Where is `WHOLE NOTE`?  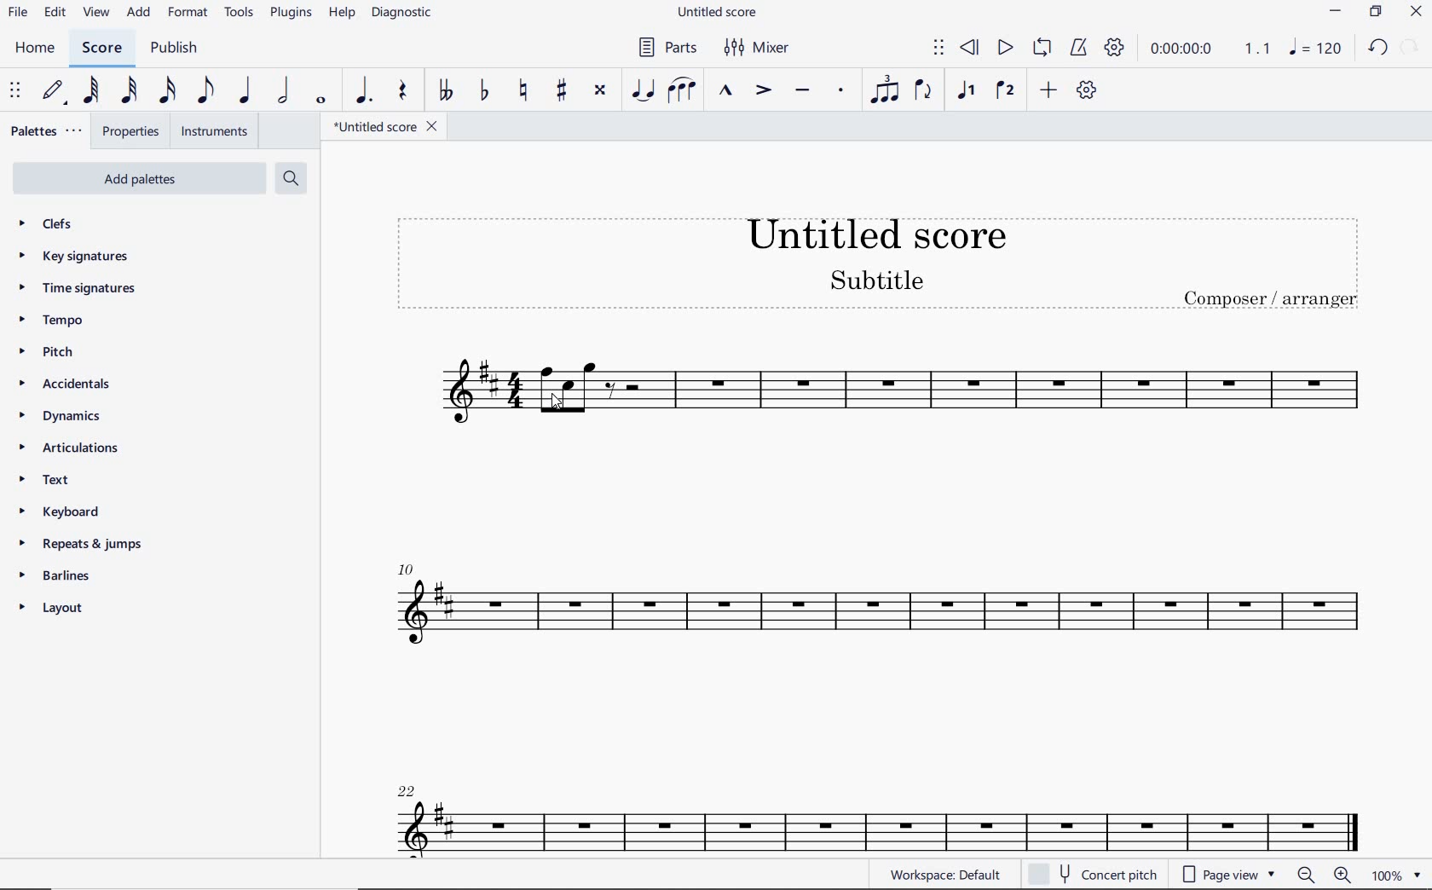
WHOLE NOTE is located at coordinates (320, 101).